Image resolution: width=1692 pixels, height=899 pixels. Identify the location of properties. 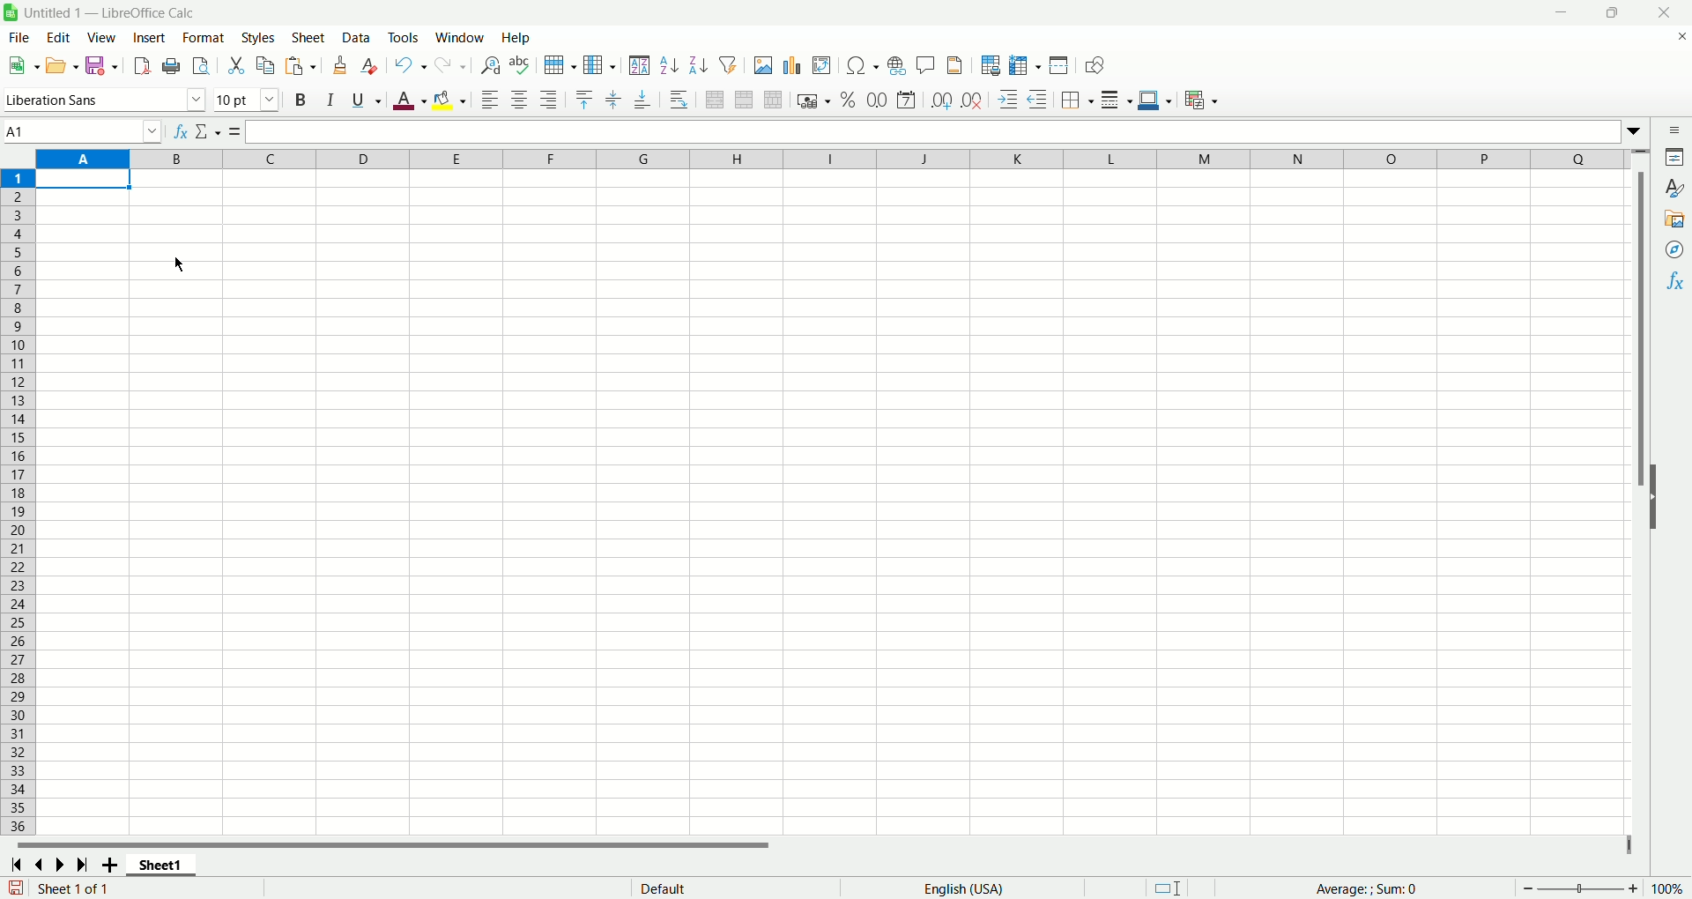
(1672, 156).